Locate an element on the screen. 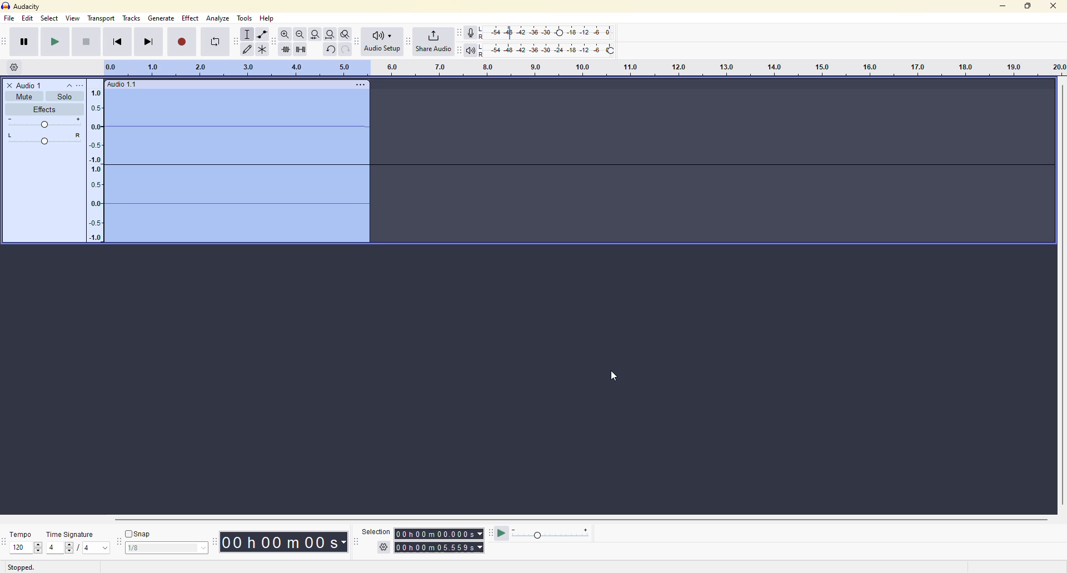  recording meter toolbar is located at coordinates (459, 33).